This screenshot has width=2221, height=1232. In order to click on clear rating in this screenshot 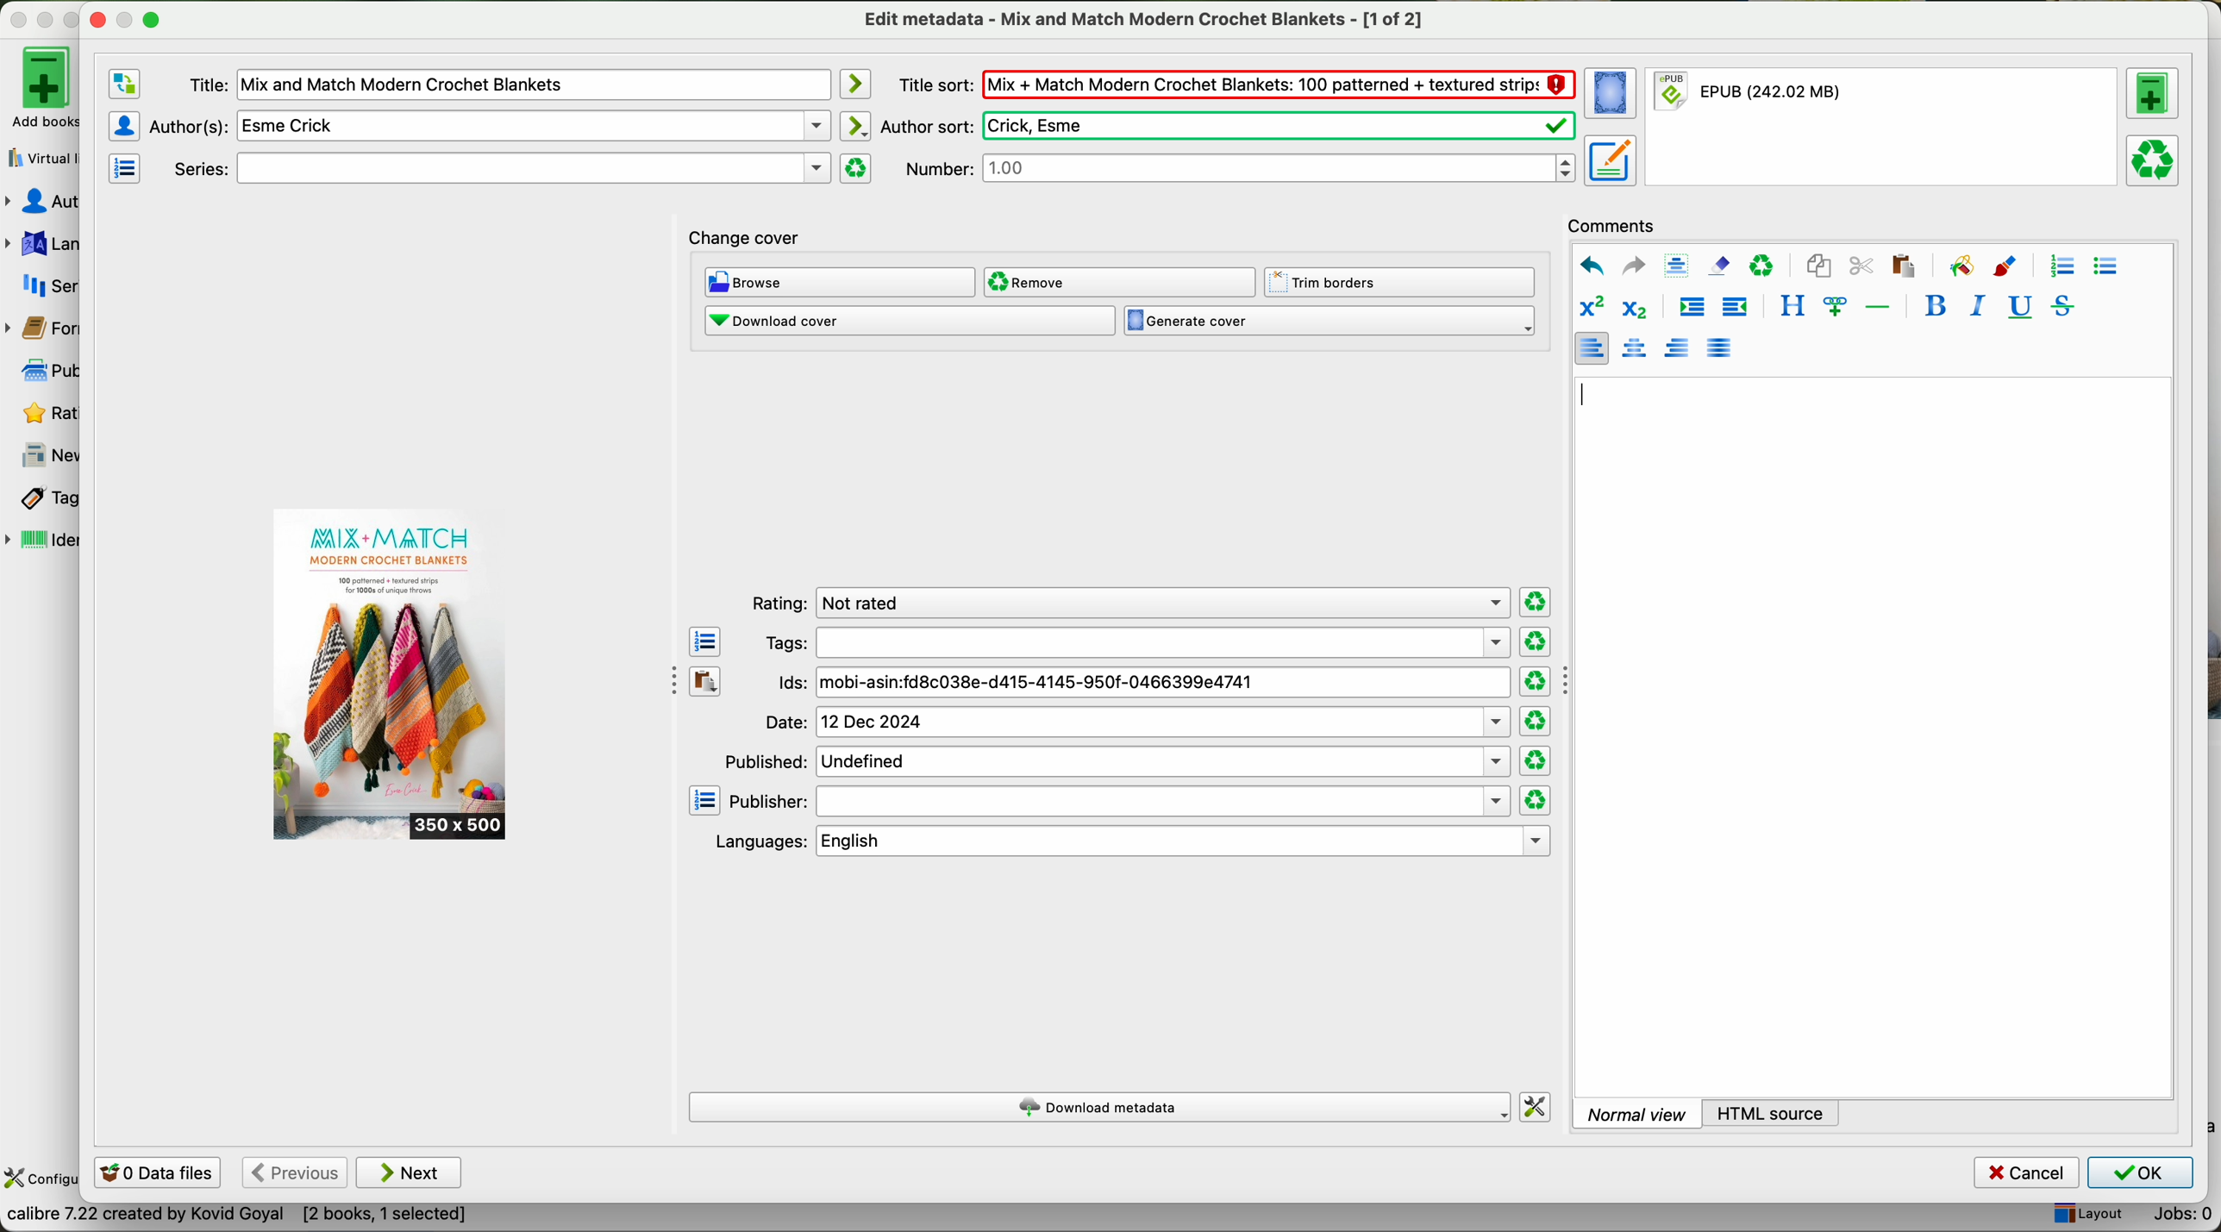, I will do `click(1534, 642)`.